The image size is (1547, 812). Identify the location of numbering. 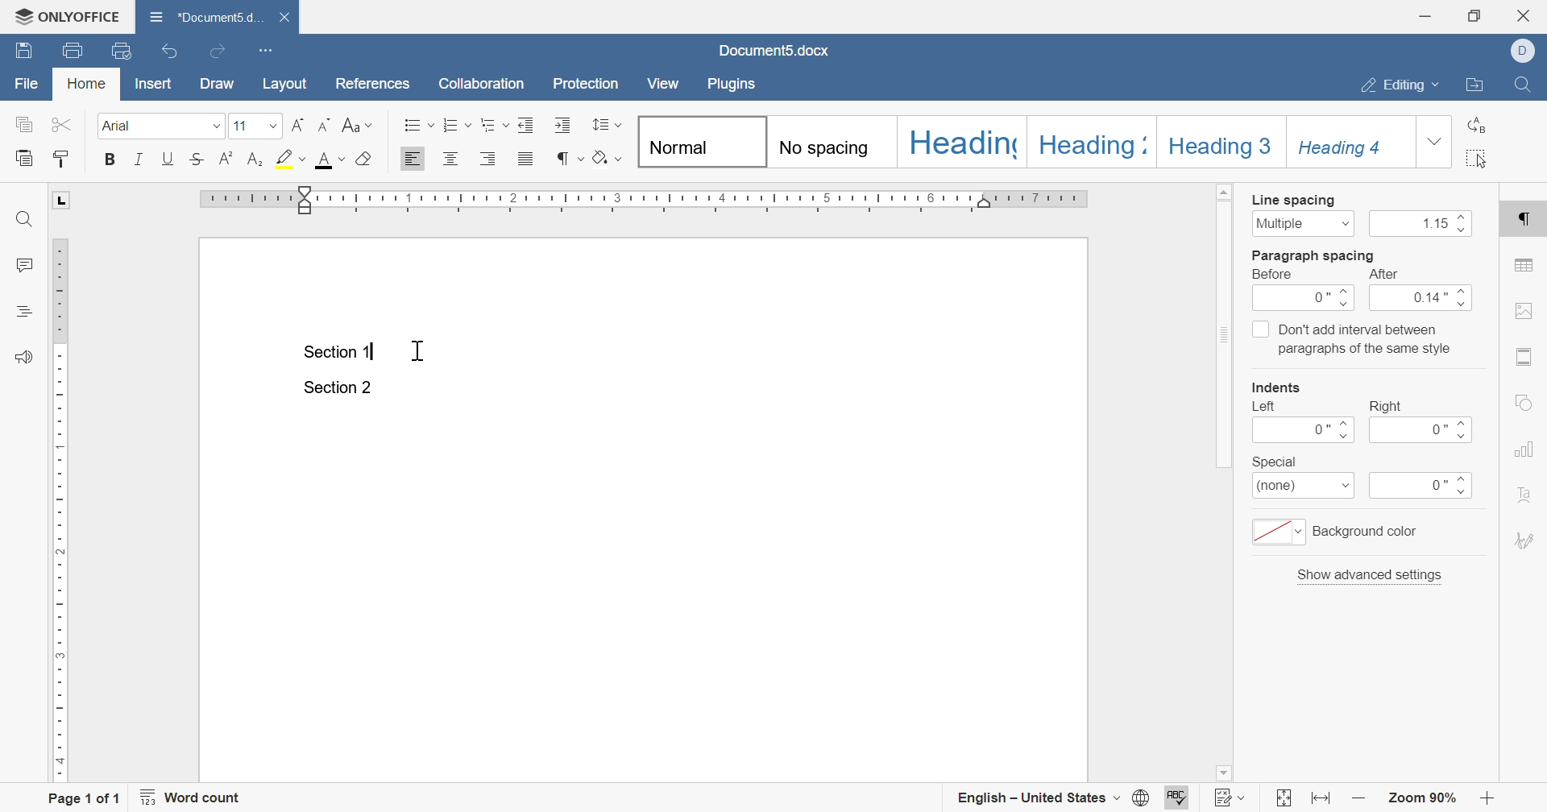
(458, 126).